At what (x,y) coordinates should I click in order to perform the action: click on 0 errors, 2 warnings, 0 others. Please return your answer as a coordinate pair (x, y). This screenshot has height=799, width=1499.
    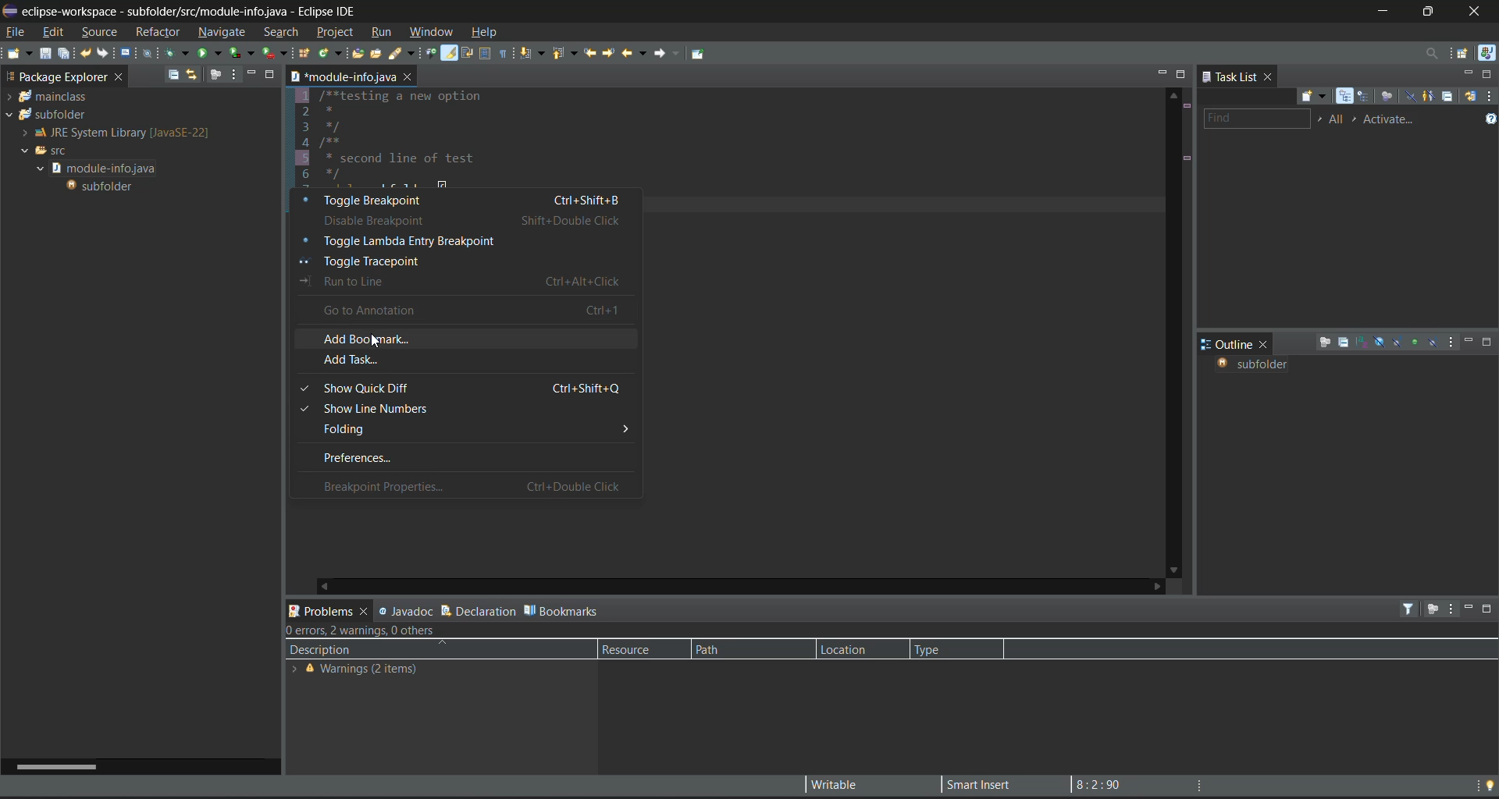
    Looking at the image, I should click on (371, 630).